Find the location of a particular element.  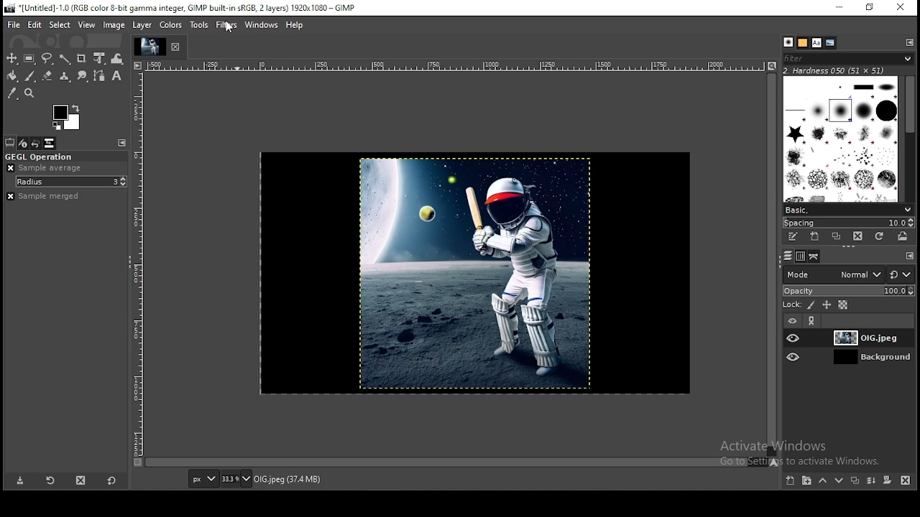

configure this tab is located at coordinates (122, 143).